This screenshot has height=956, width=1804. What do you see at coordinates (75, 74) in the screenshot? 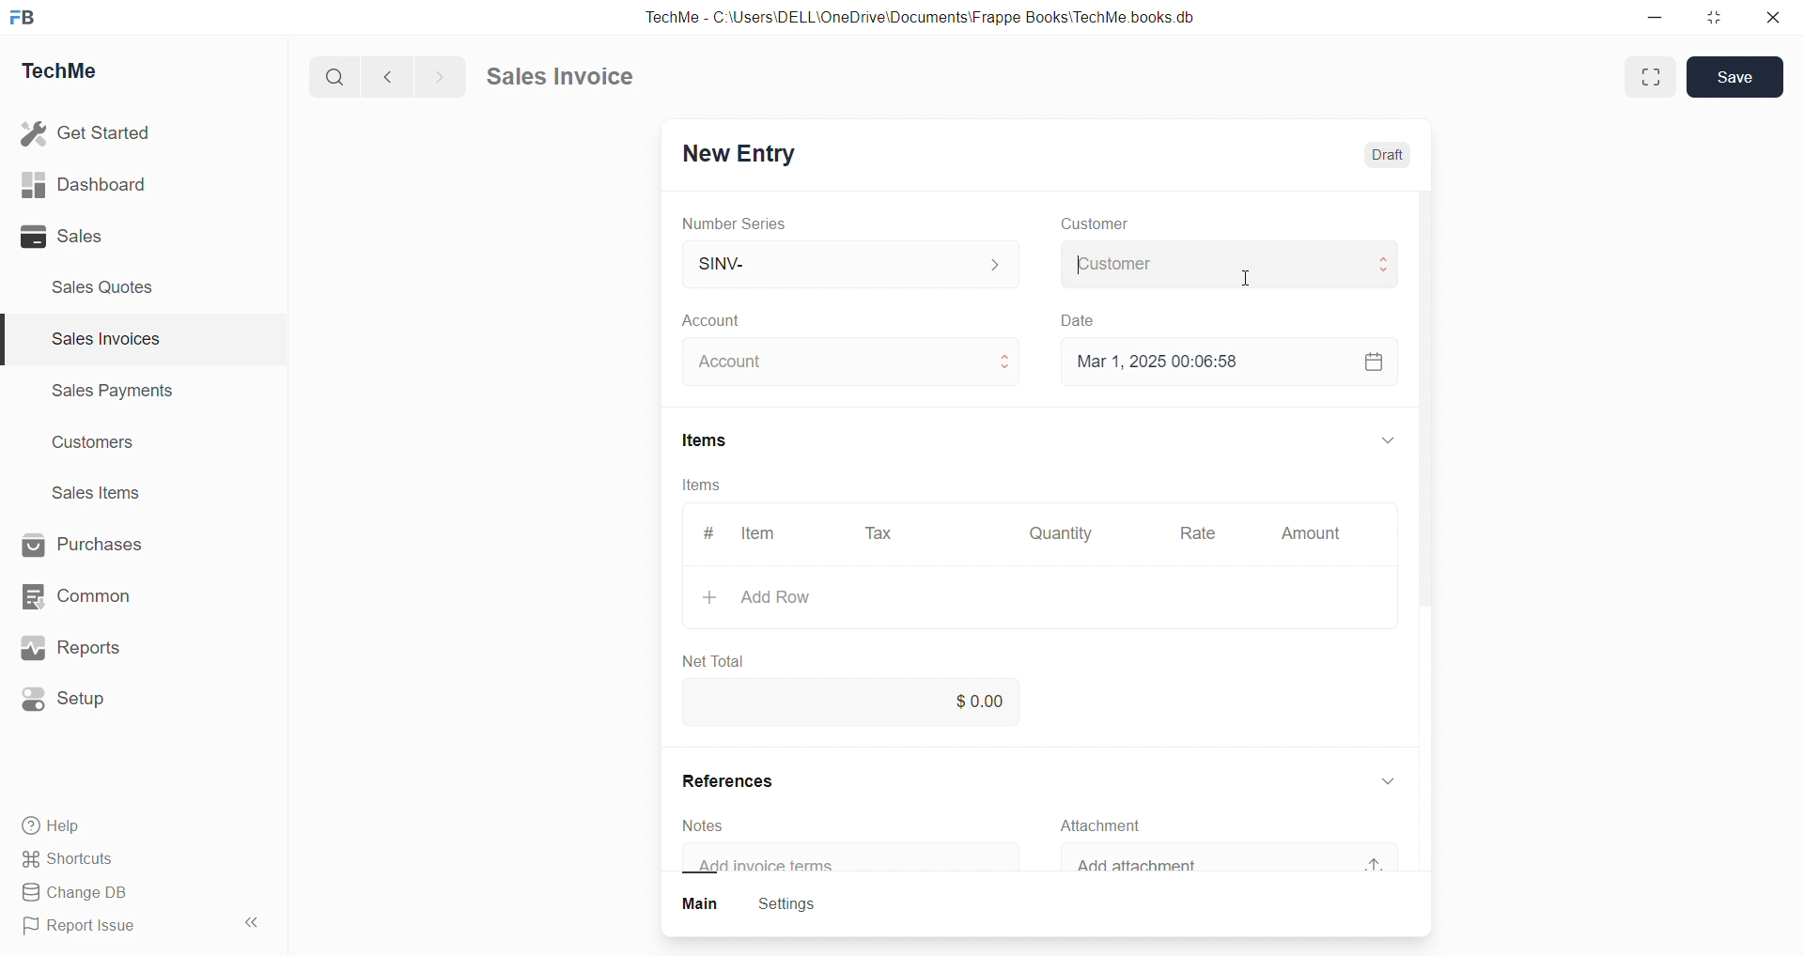
I see `TechMe` at bounding box center [75, 74].